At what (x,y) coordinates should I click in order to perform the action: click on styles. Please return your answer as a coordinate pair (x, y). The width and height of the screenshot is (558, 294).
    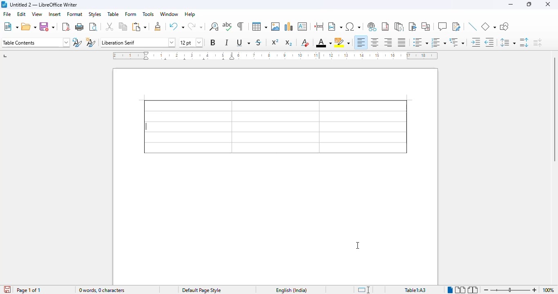
    Looking at the image, I should click on (95, 14).